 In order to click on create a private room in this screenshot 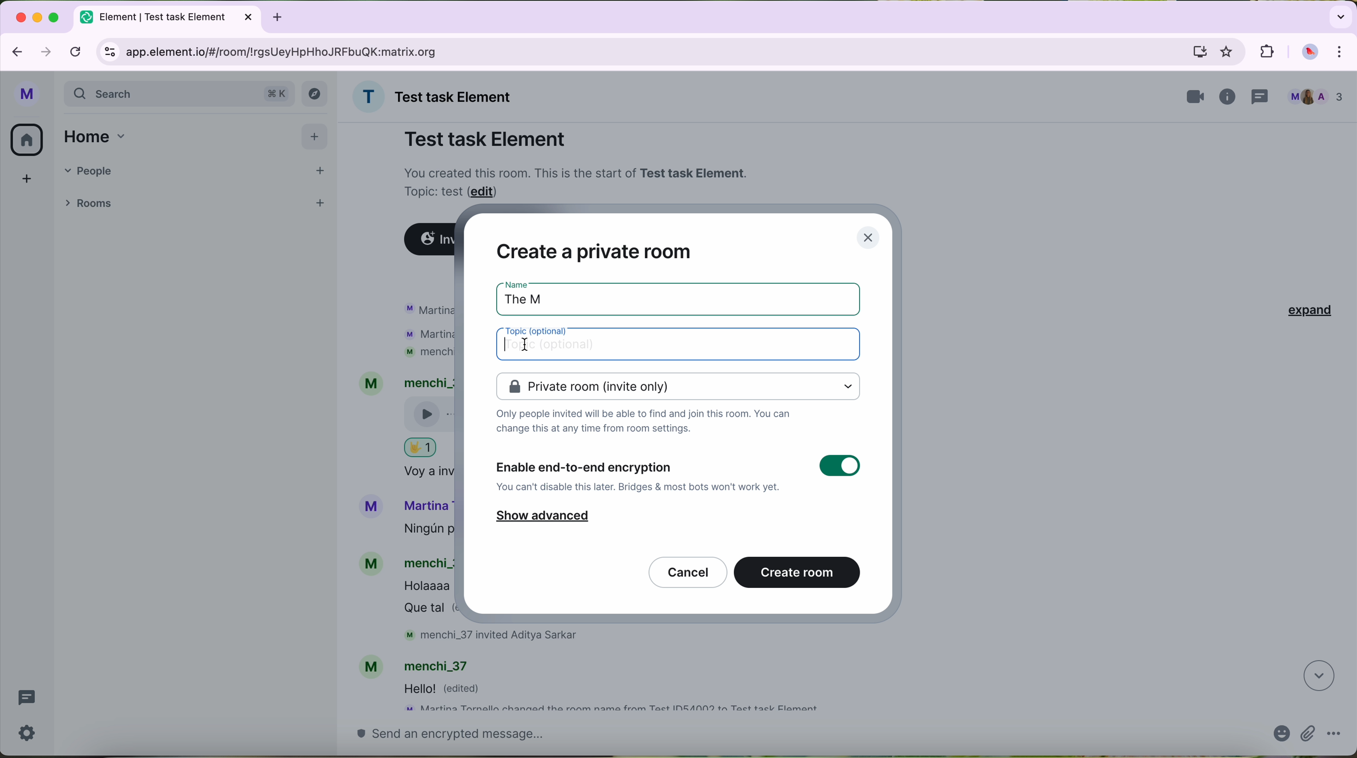, I will do `click(594, 250)`.